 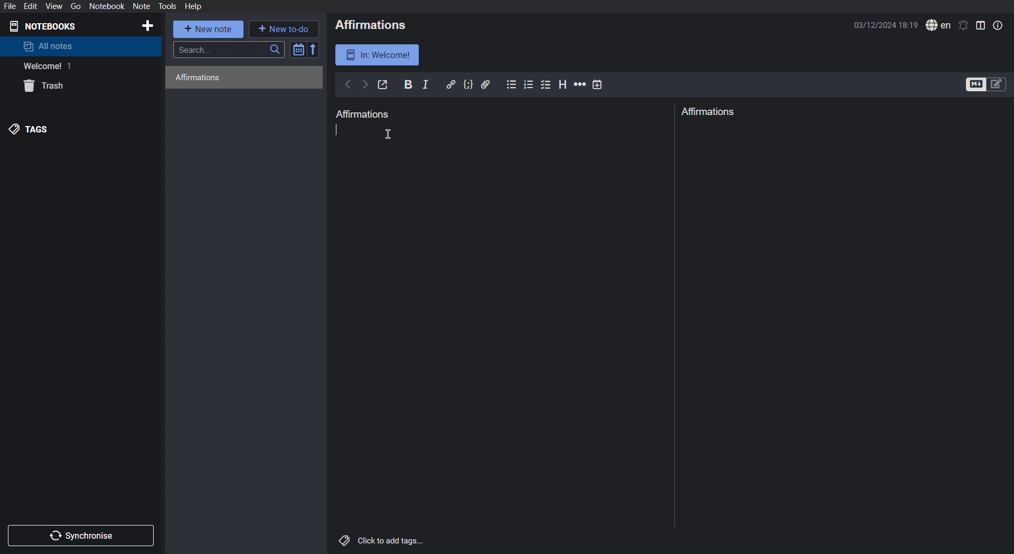 I want to click on Edit, so click(x=32, y=6).